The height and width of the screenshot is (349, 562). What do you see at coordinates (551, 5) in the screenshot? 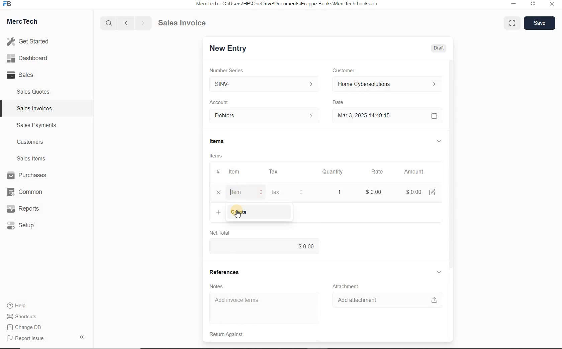
I see `Close` at bounding box center [551, 5].